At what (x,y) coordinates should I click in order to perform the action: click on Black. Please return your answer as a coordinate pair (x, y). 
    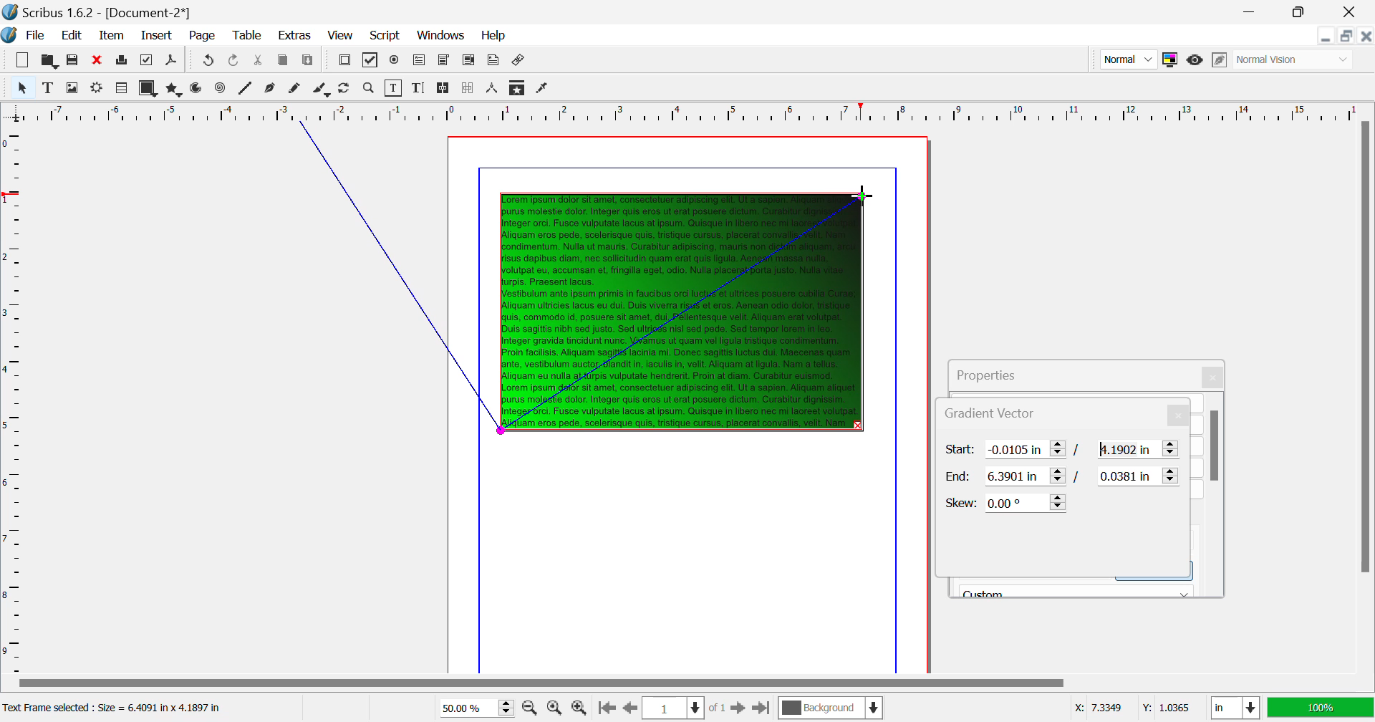
    Looking at the image, I should click on (1077, 589).